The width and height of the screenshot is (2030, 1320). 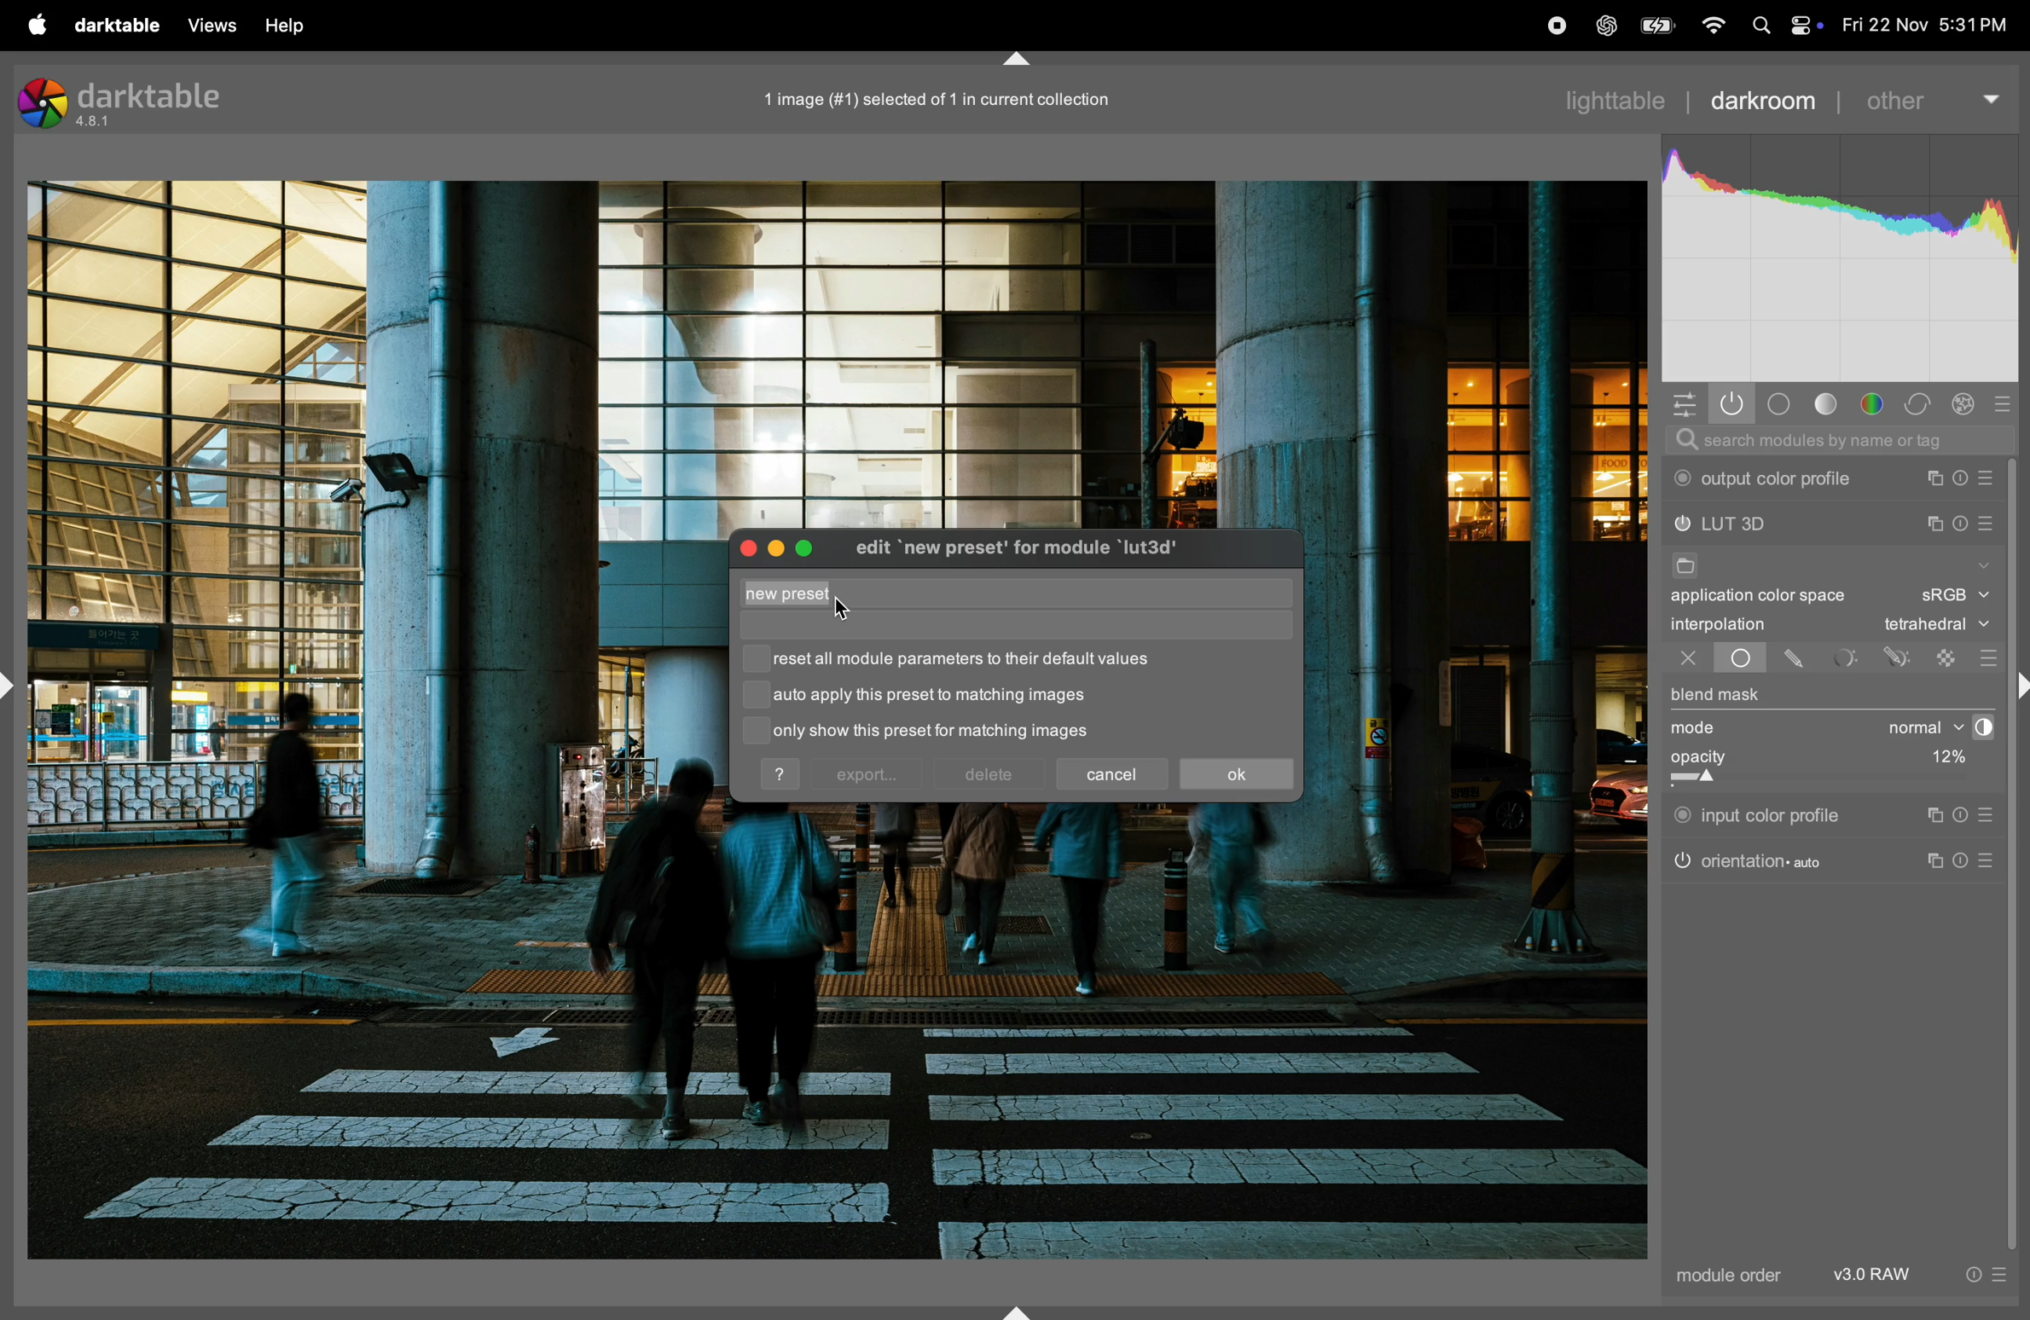 I want to click on drwan parmetric mask, so click(x=1901, y=655).